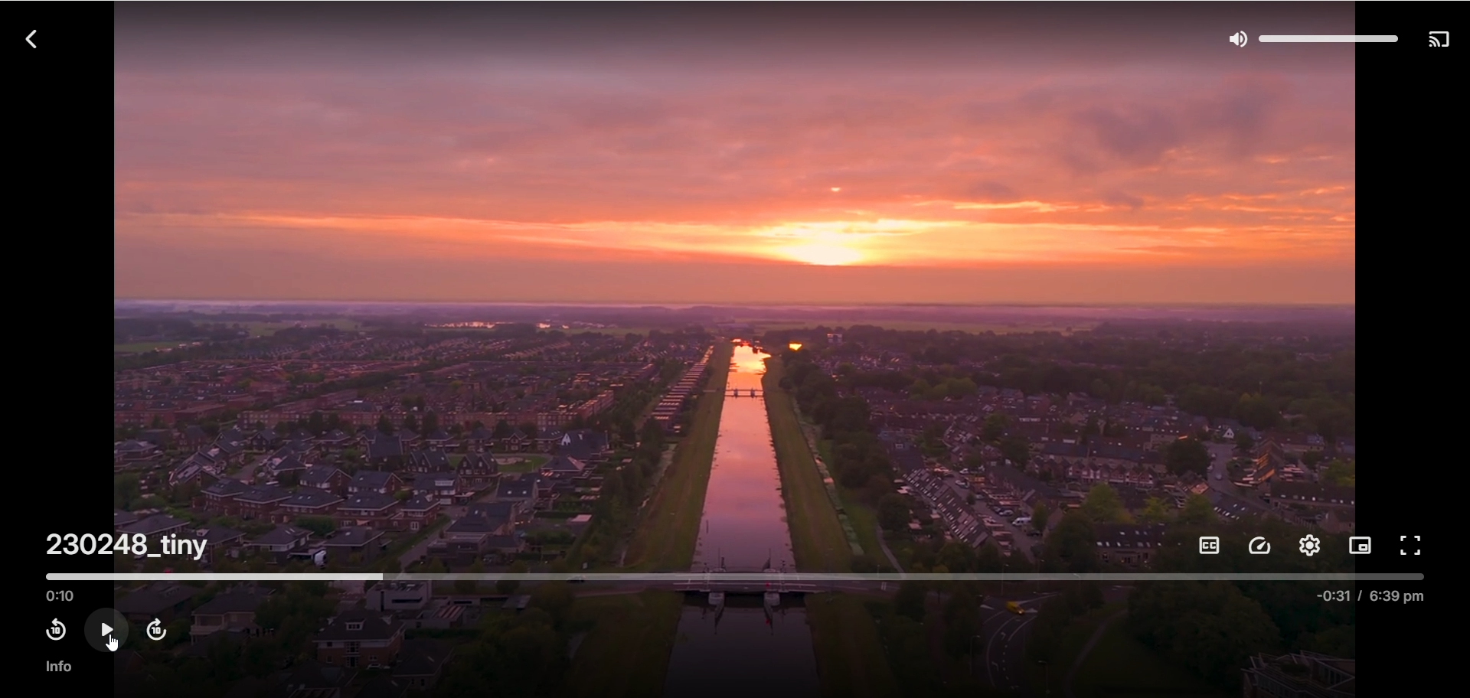  I want to click on info, so click(61, 667).